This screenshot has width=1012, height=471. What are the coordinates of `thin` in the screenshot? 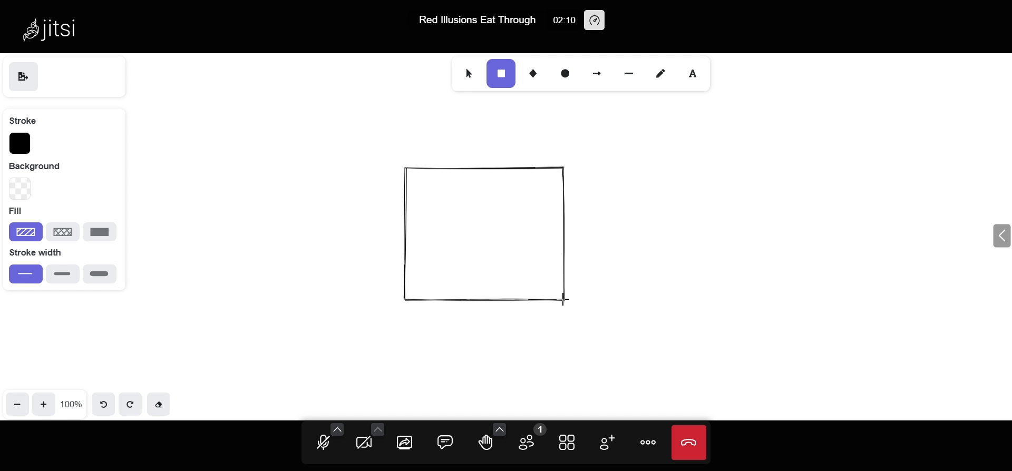 It's located at (25, 274).